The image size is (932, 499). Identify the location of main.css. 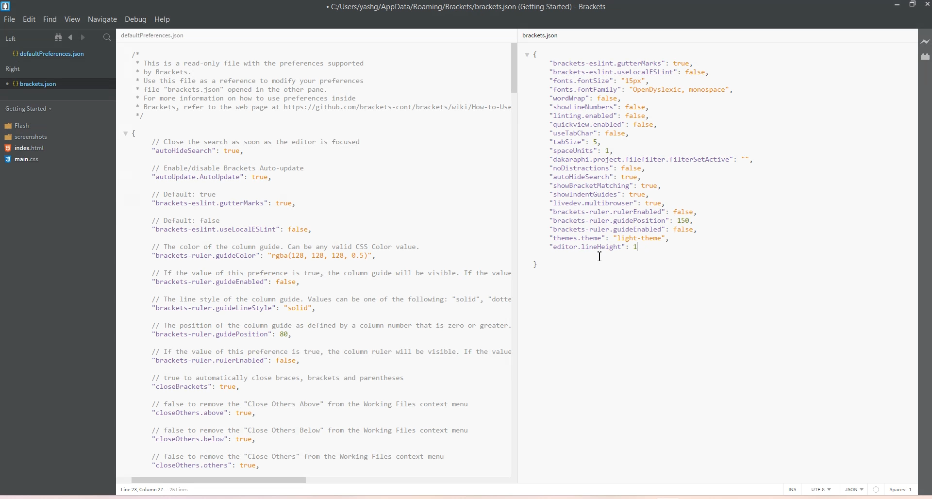
(24, 161).